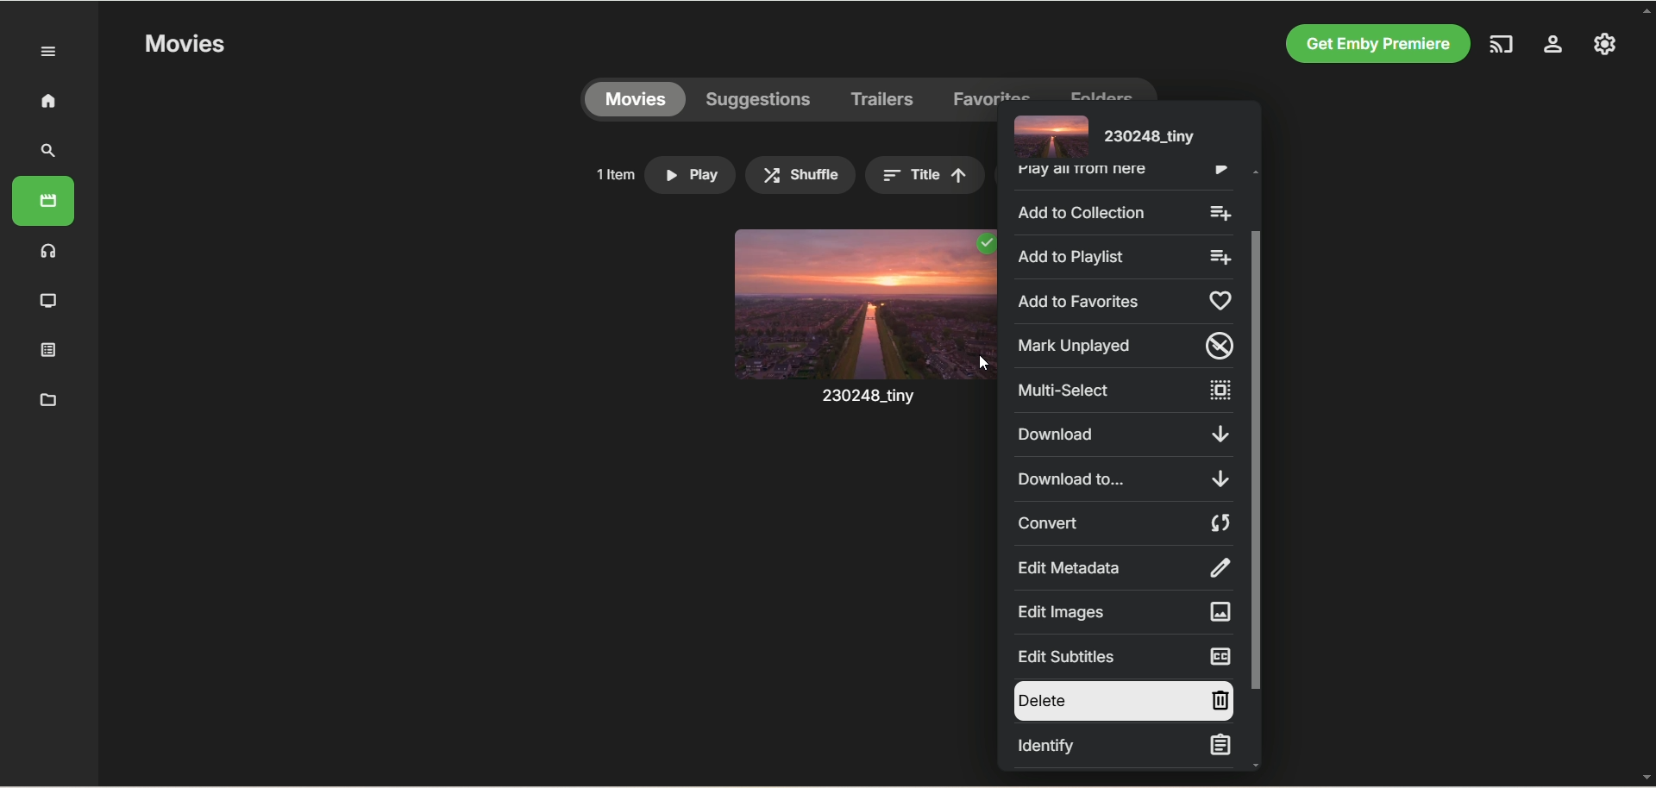 This screenshot has width=1656, height=788. What do you see at coordinates (49, 53) in the screenshot?
I see `Expand` at bounding box center [49, 53].